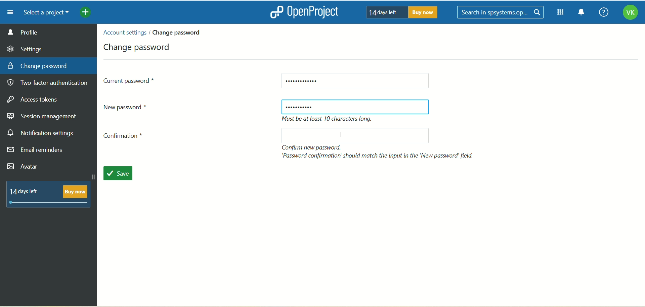 The width and height of the screenshot is (645, 307). I want to click on confirmation, so click(125, 137).